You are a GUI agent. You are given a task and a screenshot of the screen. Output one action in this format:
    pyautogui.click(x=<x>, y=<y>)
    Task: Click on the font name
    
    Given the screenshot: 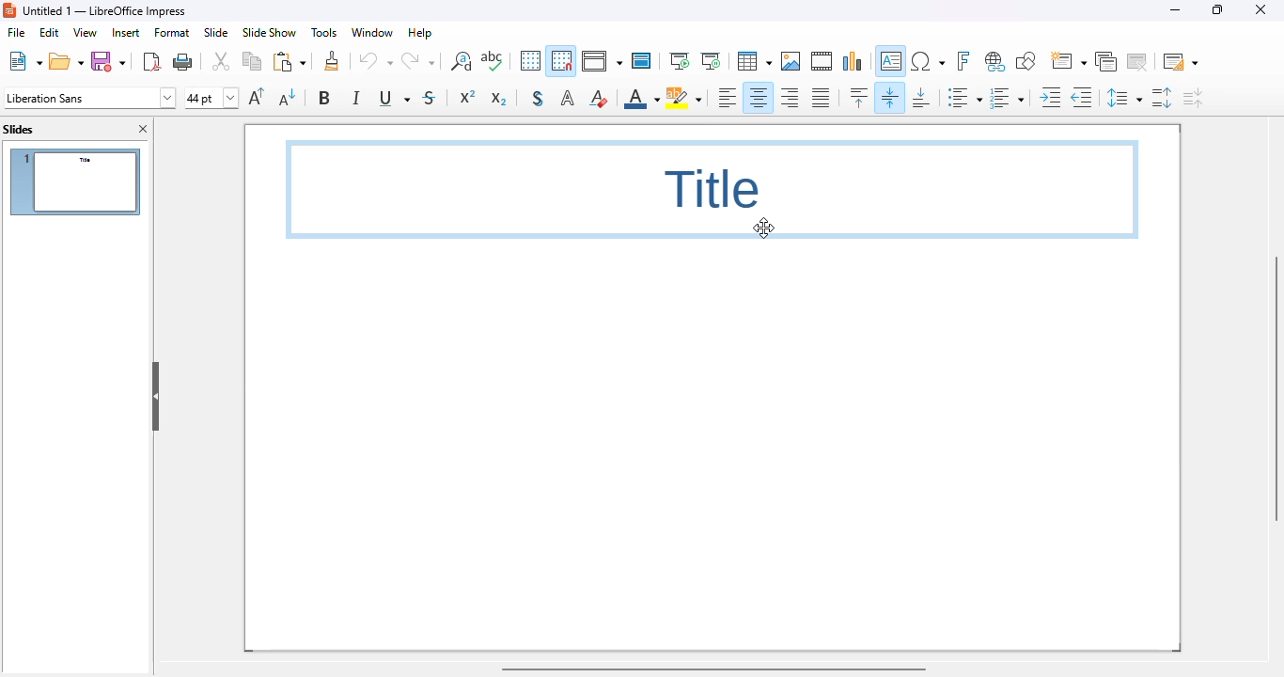 What is the action you would take?
    pyautogui.click(x=90, y=97)
    